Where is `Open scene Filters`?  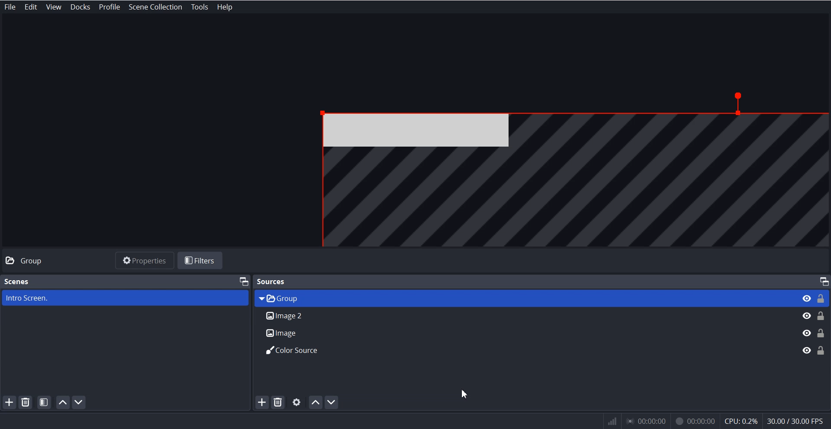
Open scene Filters is located at coordinates (45, 402).